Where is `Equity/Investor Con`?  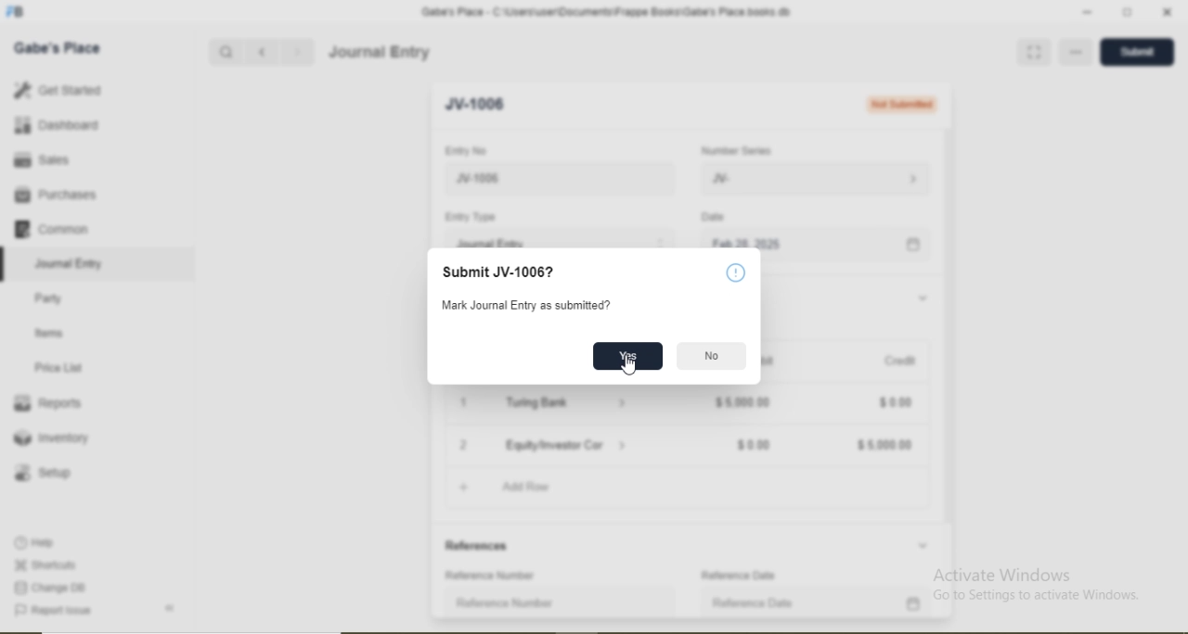 Equity/Investor Con is located at coordinates (557, 445).